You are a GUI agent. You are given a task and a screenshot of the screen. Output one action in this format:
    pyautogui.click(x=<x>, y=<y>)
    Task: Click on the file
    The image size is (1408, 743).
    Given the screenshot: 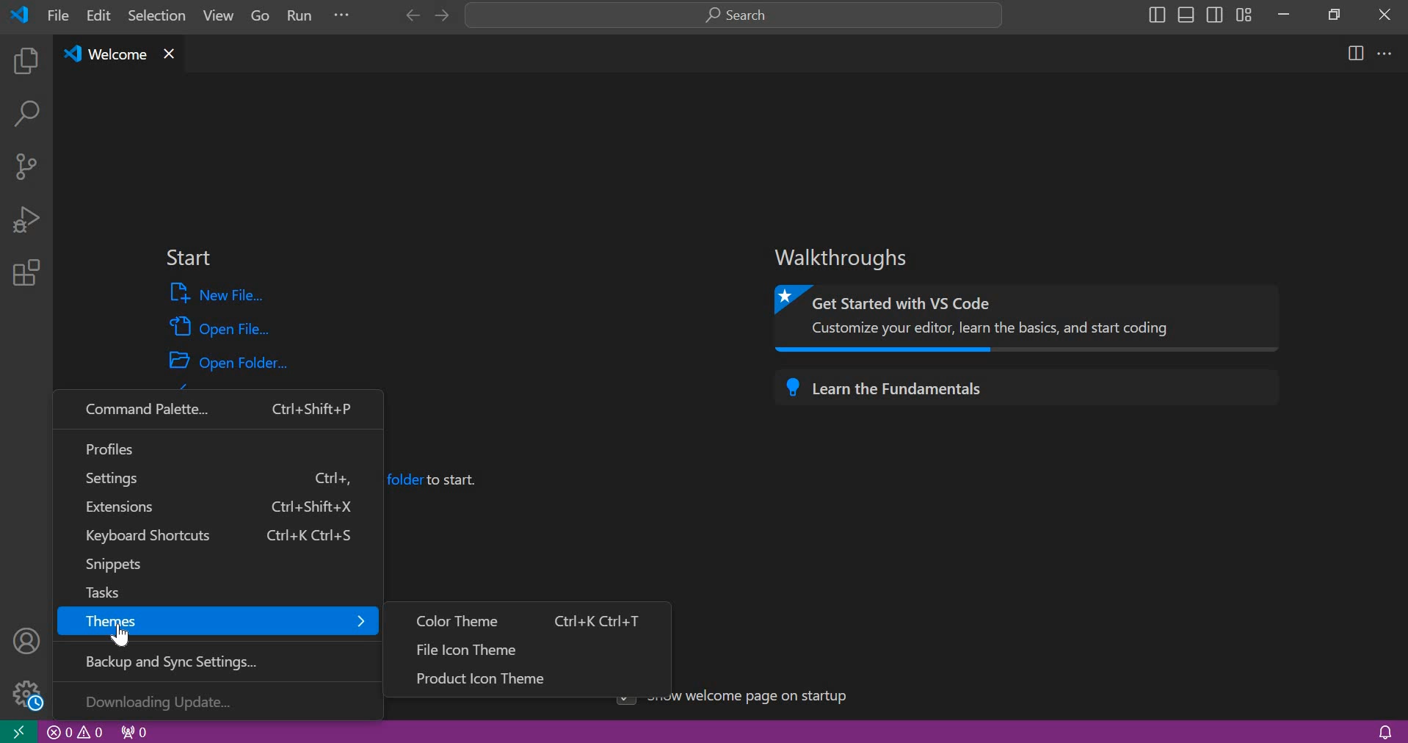 What is the action you would take?
    pyautogui.click(x=58, y=15)
    